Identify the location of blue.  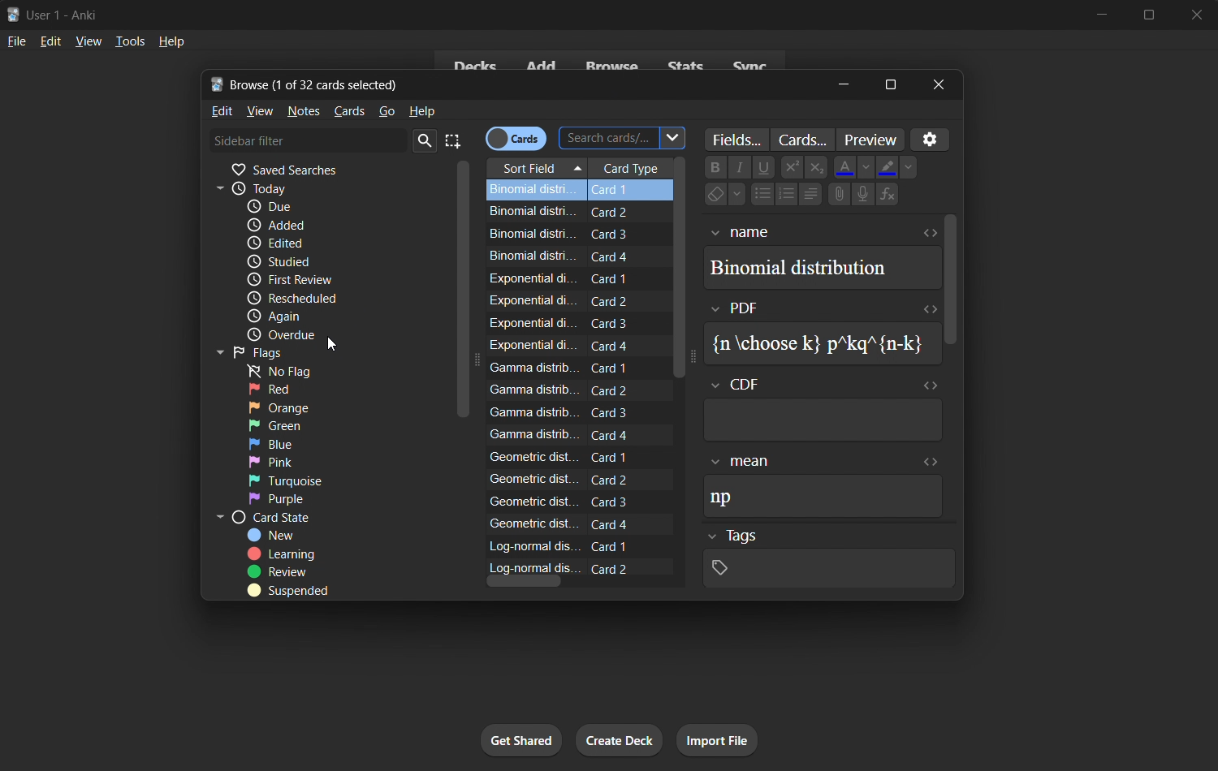
(297, 444).